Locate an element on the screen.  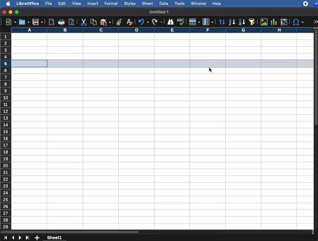
edit is located at coordinates (62, 4).